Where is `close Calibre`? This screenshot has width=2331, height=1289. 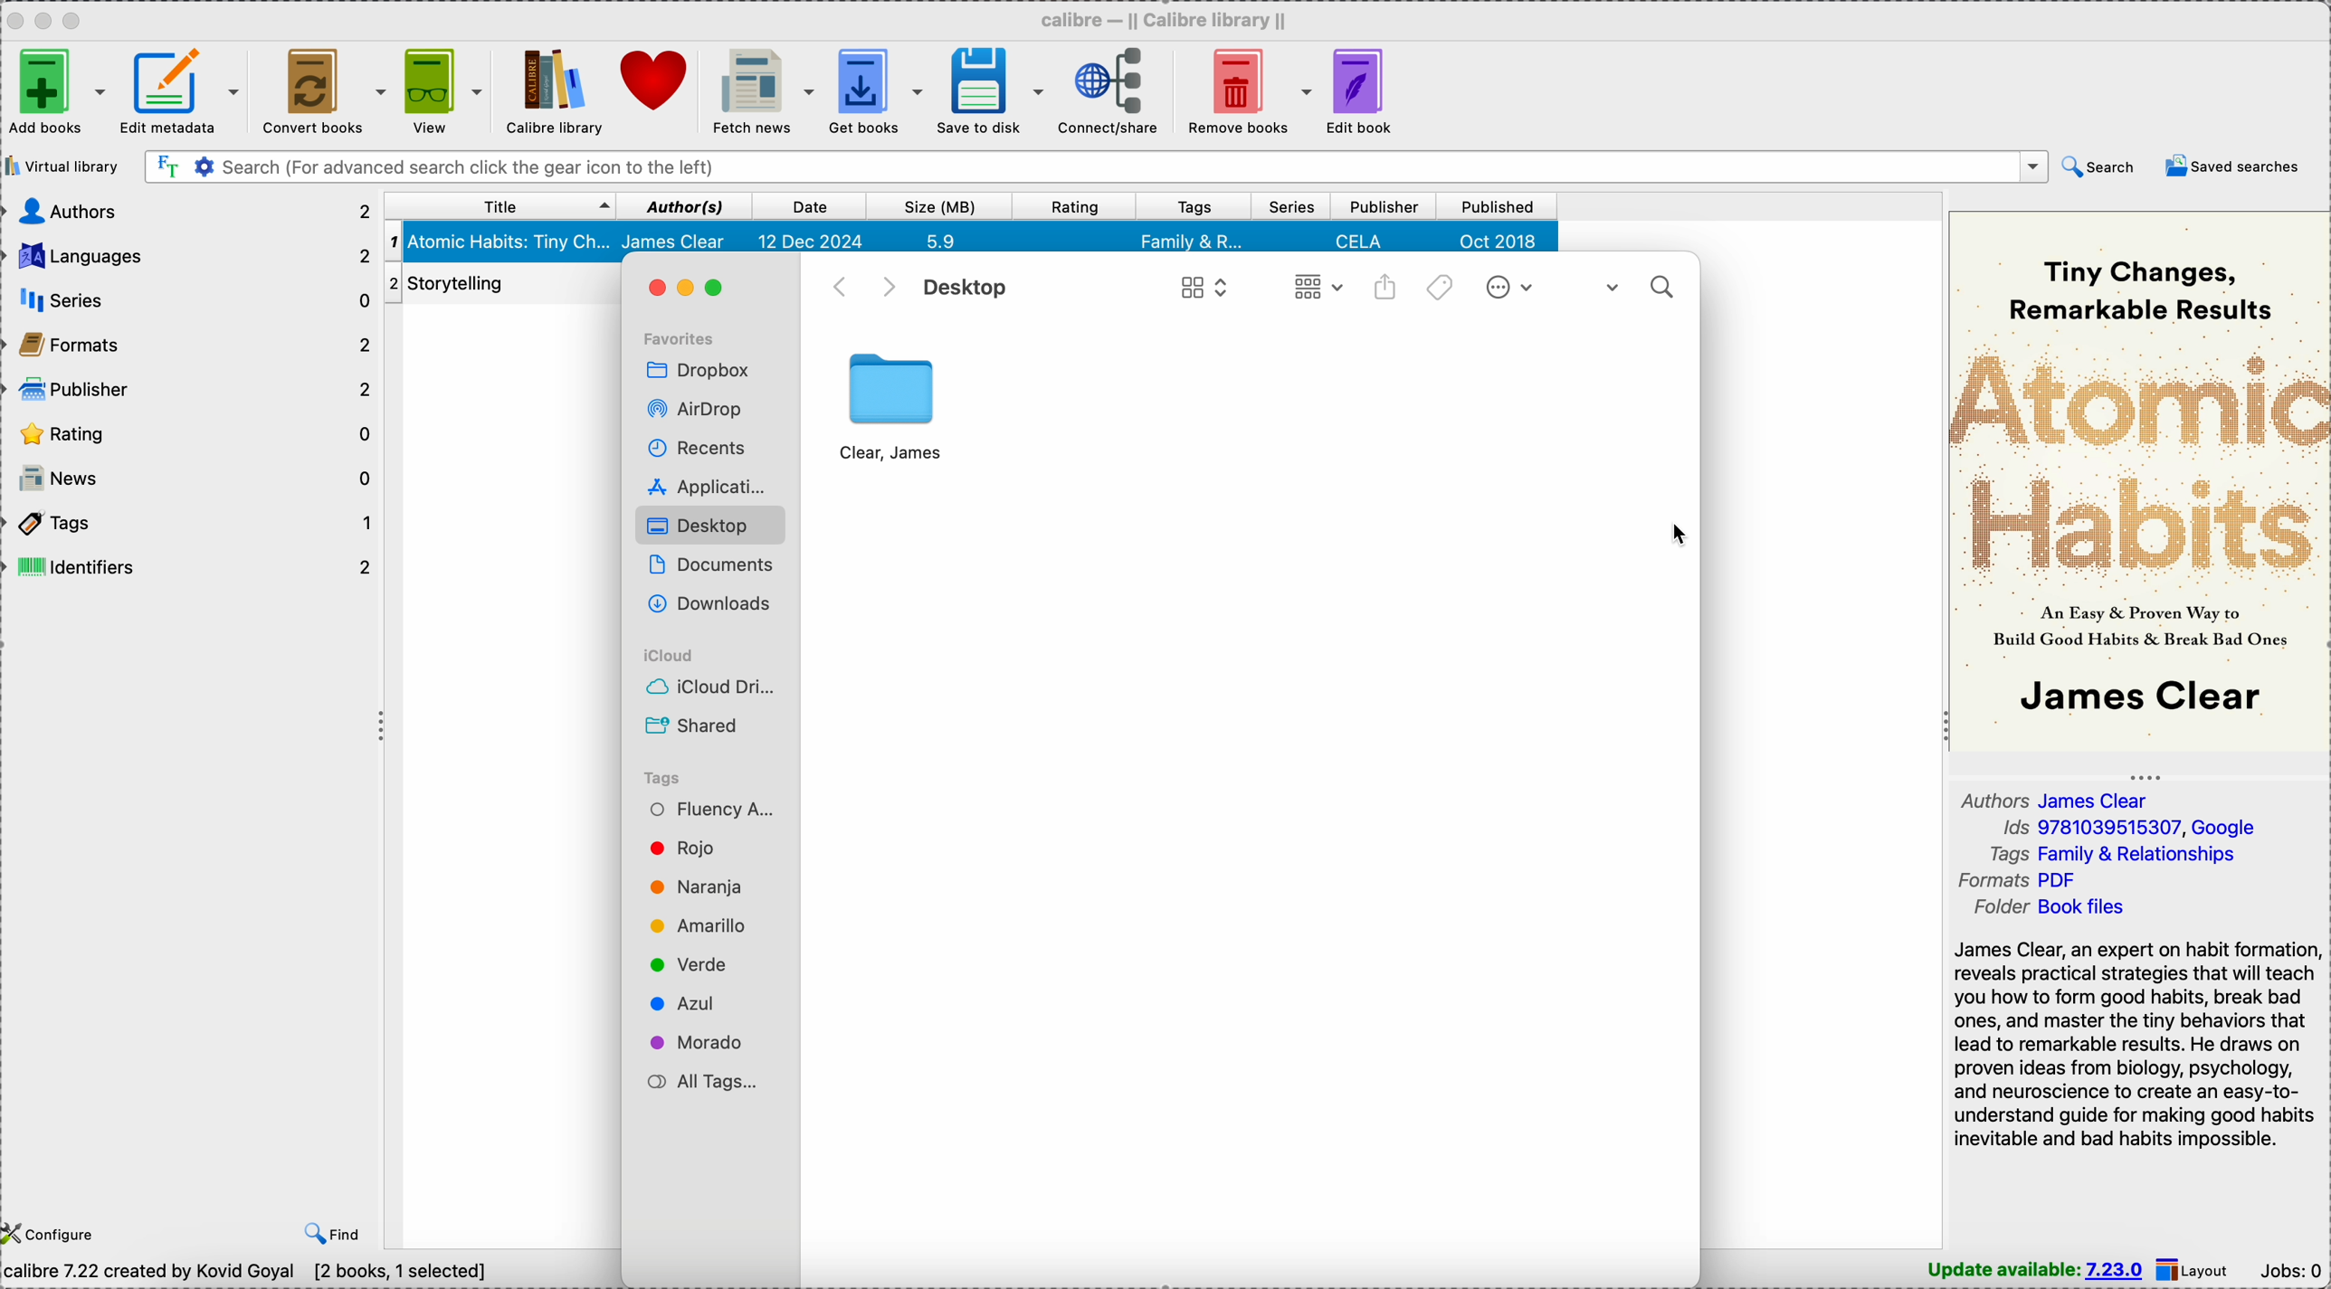
close Calibre is located at coordinates (14, 19).